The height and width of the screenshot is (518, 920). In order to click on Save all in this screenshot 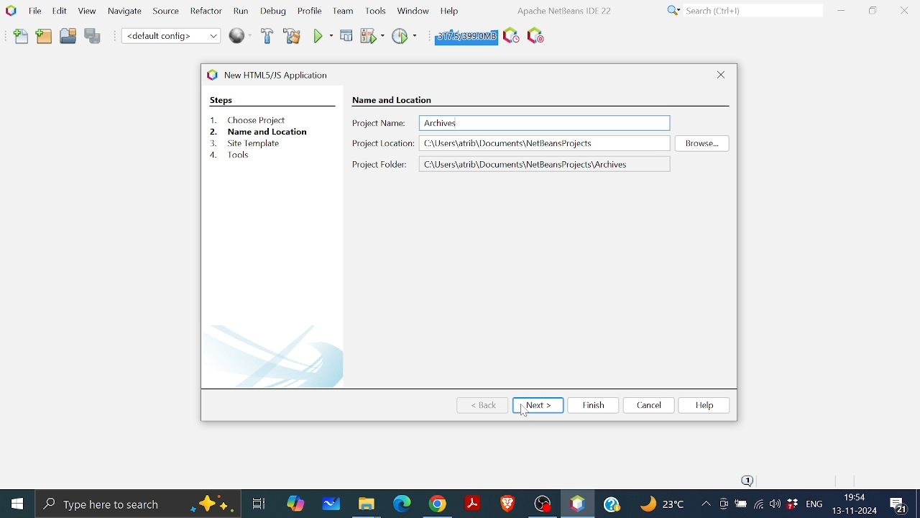, I will do `click(93, 37)`.